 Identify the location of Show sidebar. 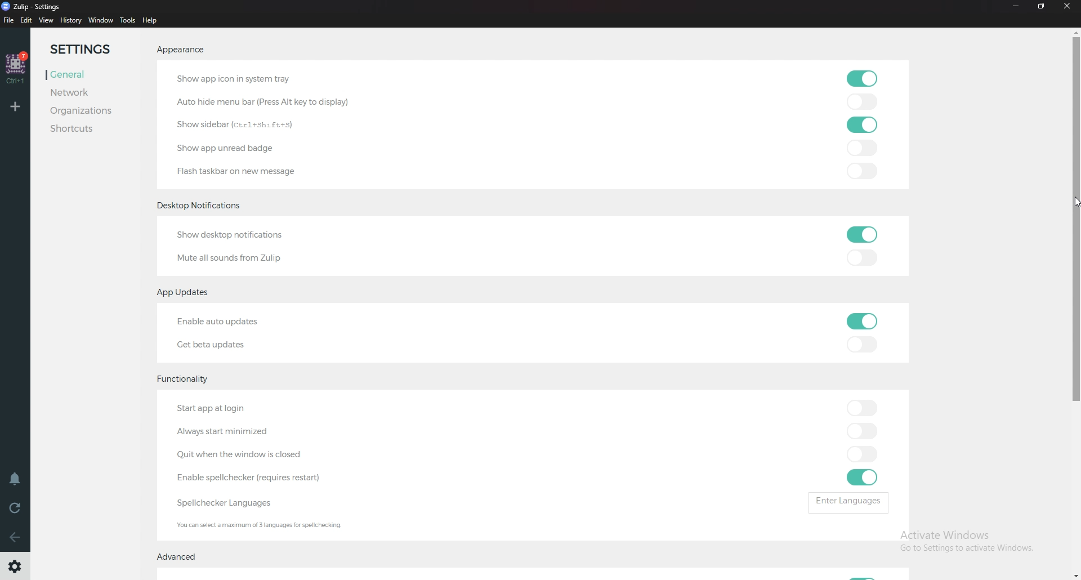
(240, 124).